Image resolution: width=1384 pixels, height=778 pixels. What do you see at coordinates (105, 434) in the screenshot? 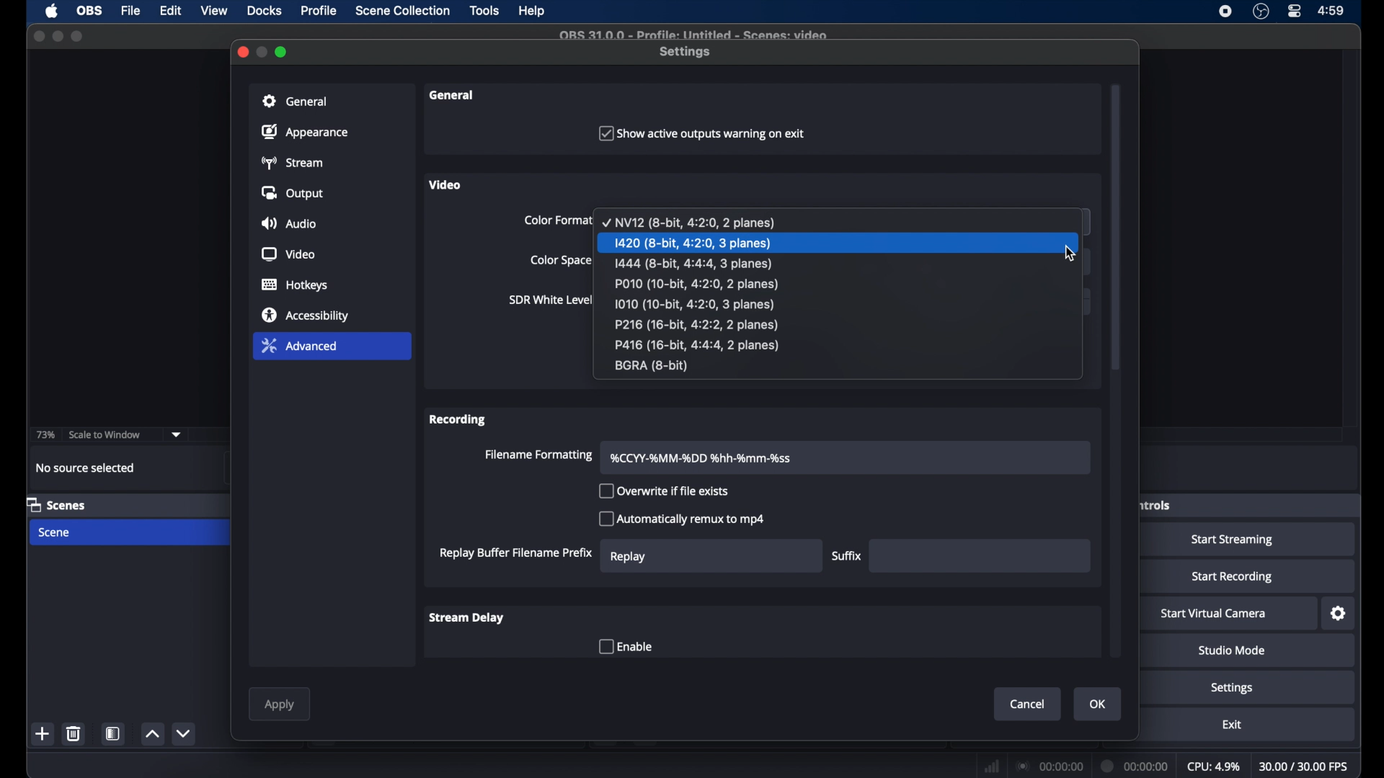
I see `scale to window` at bounding box center [105, 434].